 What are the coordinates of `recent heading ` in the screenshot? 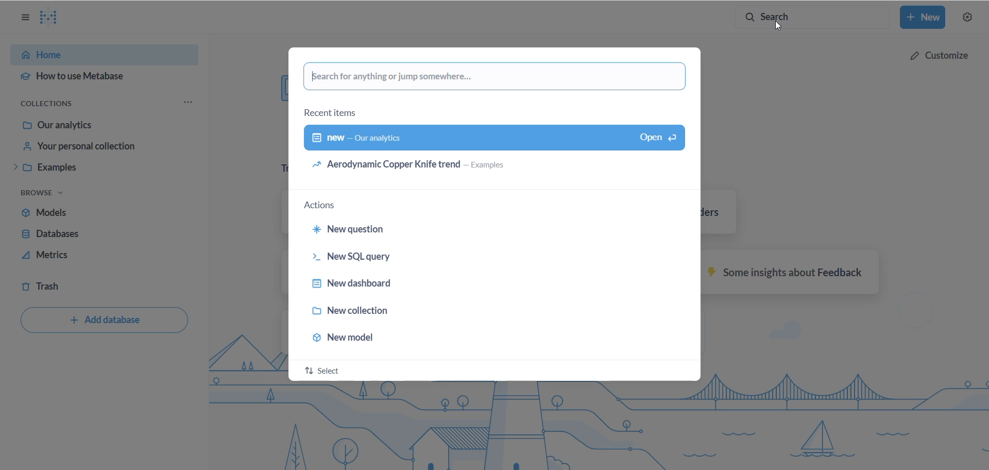 It's located at (332, 113).